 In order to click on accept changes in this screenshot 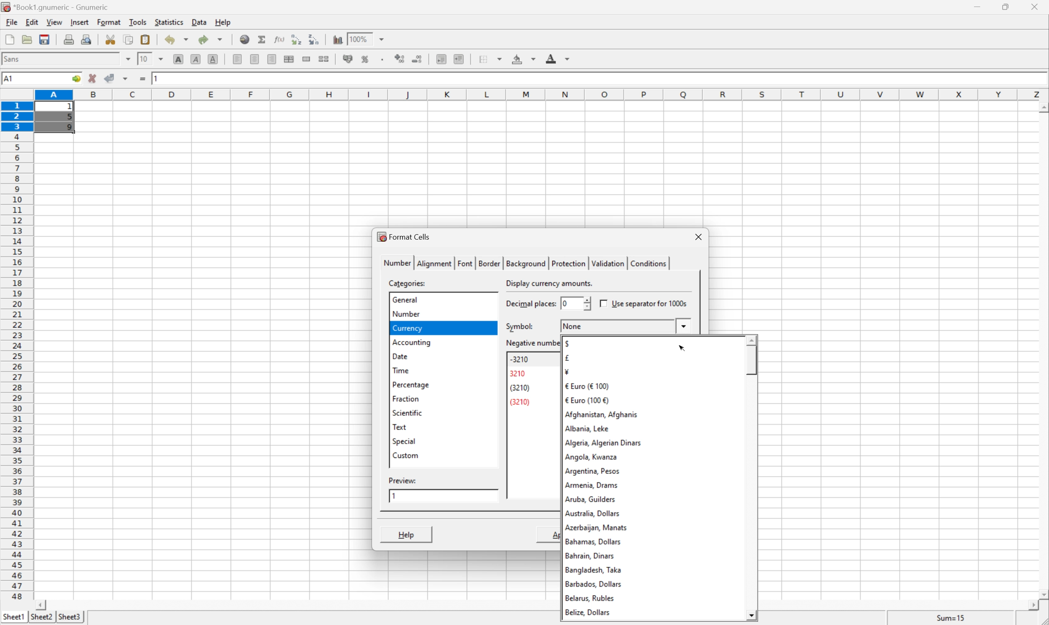, I will do `click(110, 77)`.